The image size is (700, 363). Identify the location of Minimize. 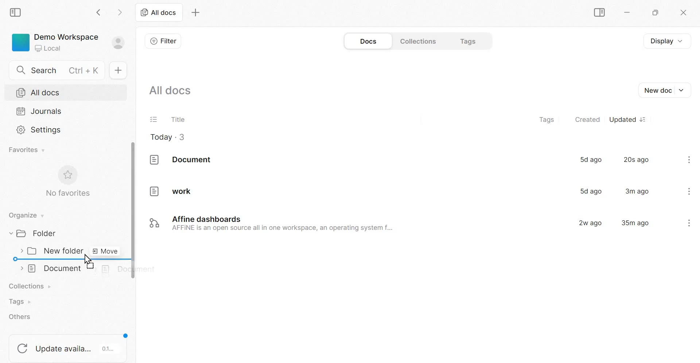
(627, 12).